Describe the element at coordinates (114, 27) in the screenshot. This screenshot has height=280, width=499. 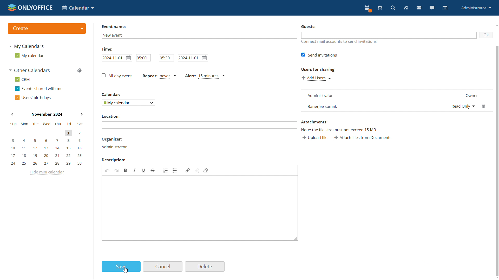
I see `Event name` at that location.